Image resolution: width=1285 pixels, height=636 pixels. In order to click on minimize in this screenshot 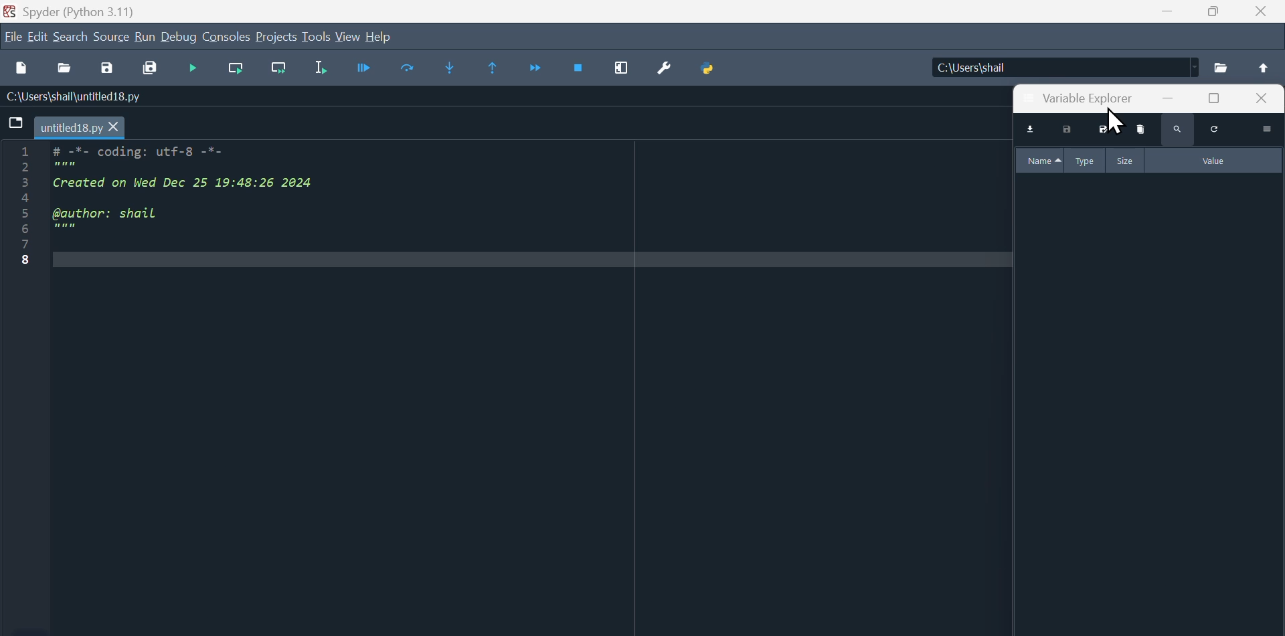, I will do `click(1182, 100)`.